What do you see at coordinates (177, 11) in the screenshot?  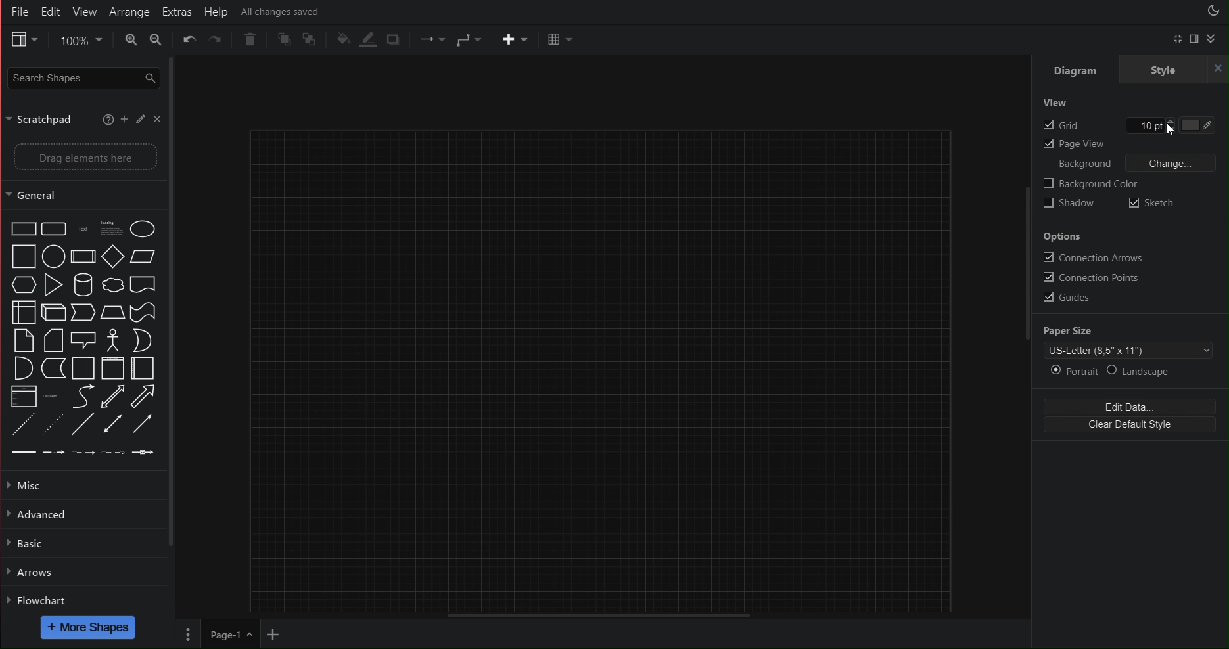 I see `Extras` at bounding box center [177, 11].